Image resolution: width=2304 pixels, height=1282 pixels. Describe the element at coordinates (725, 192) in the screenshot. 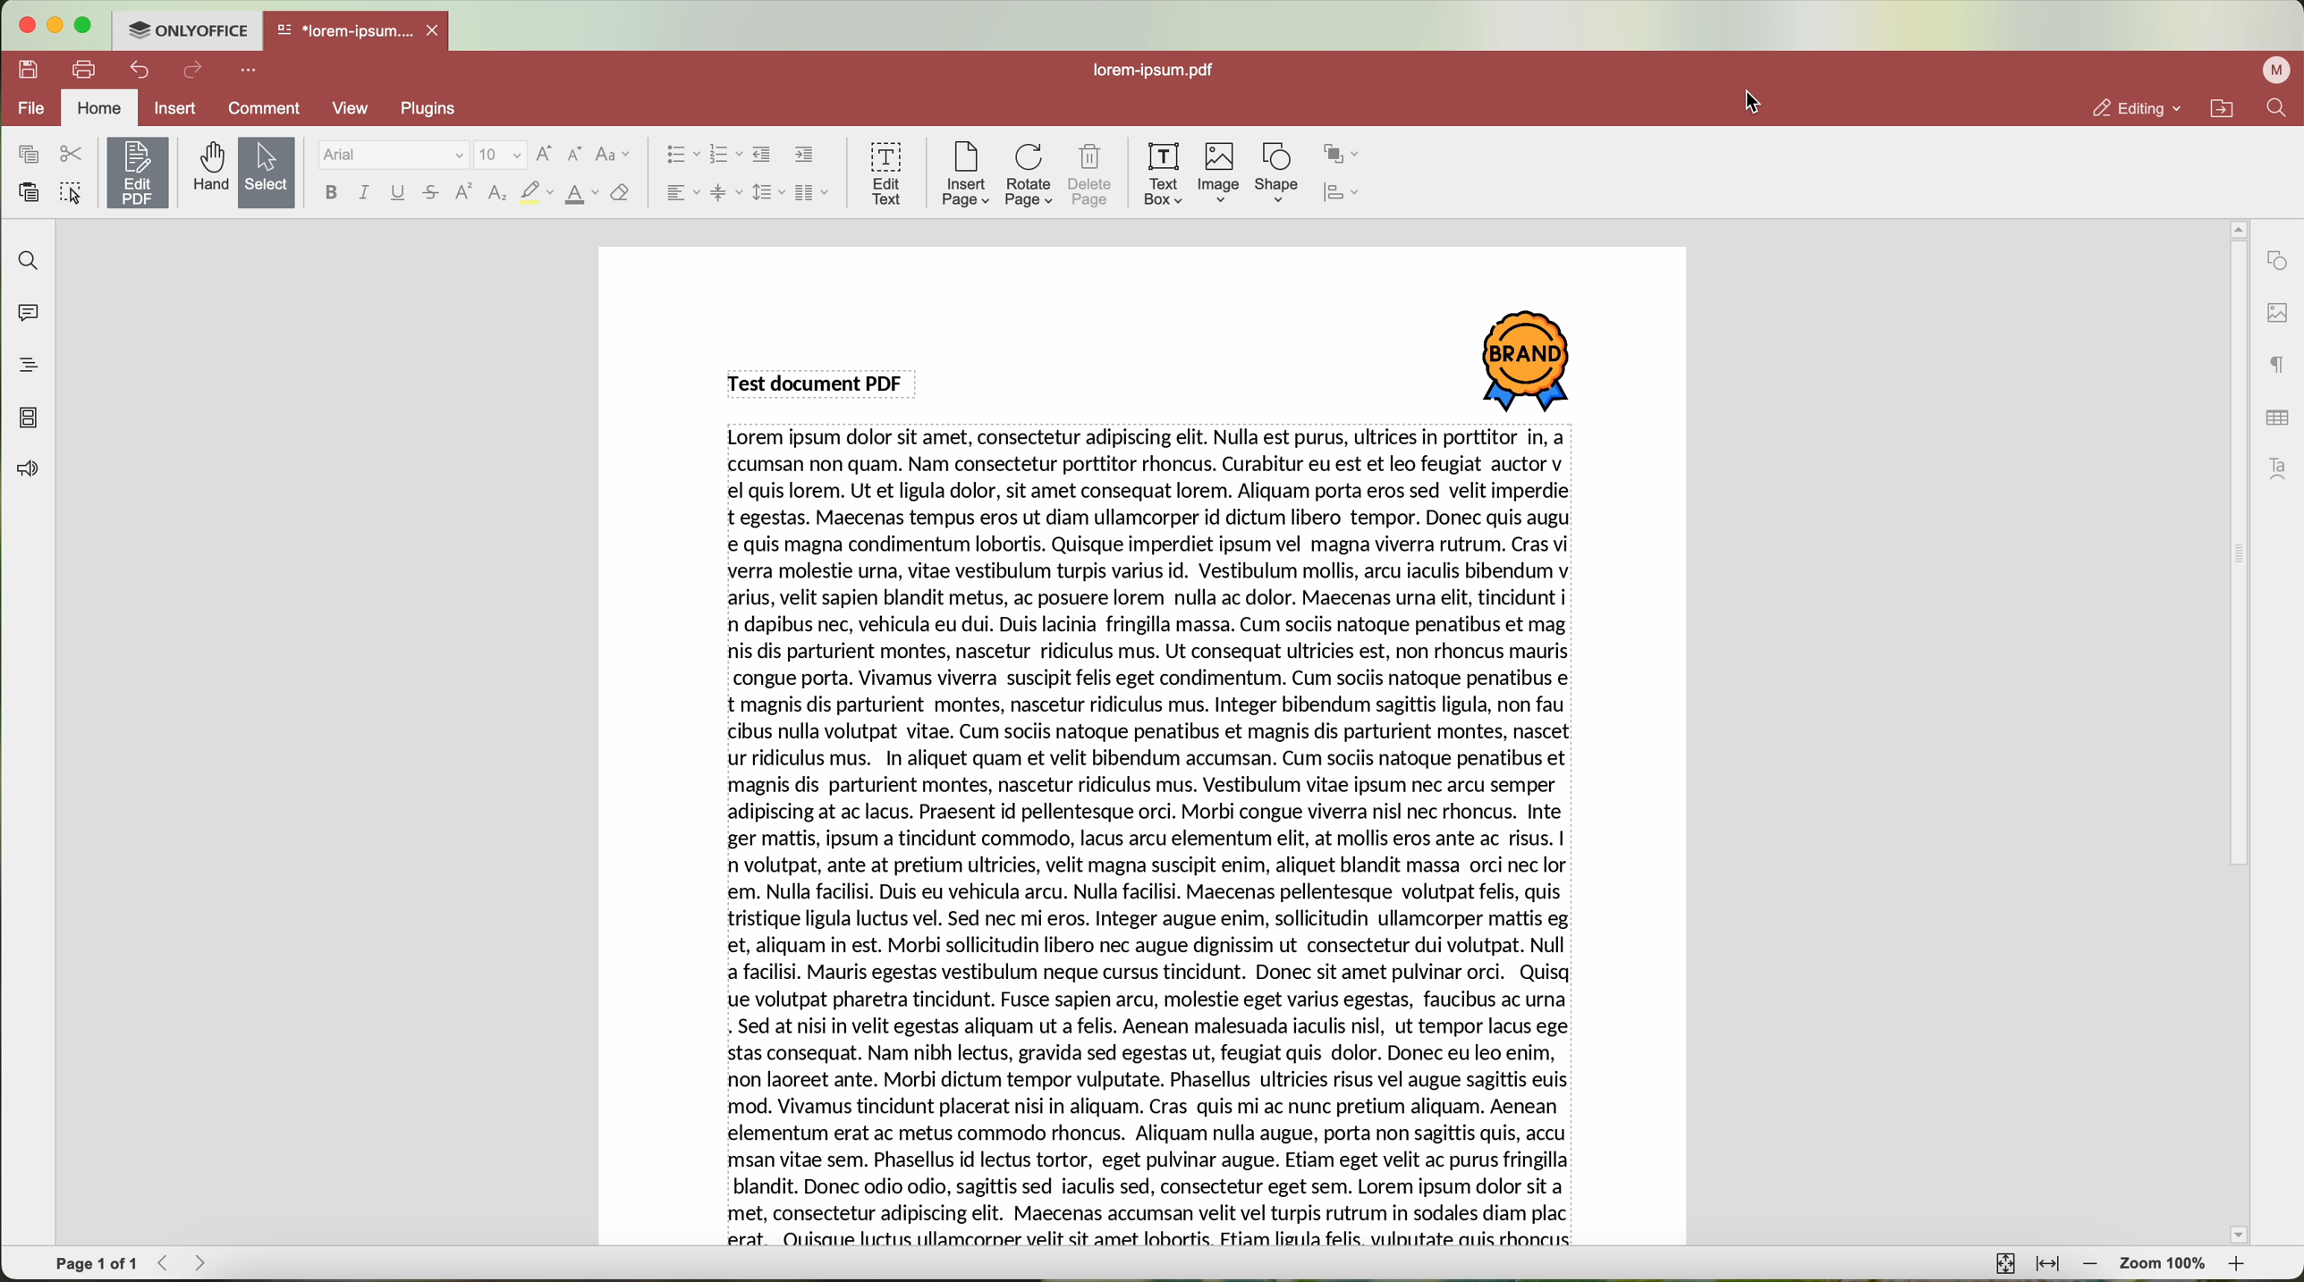

I see `vertical align` at that location.